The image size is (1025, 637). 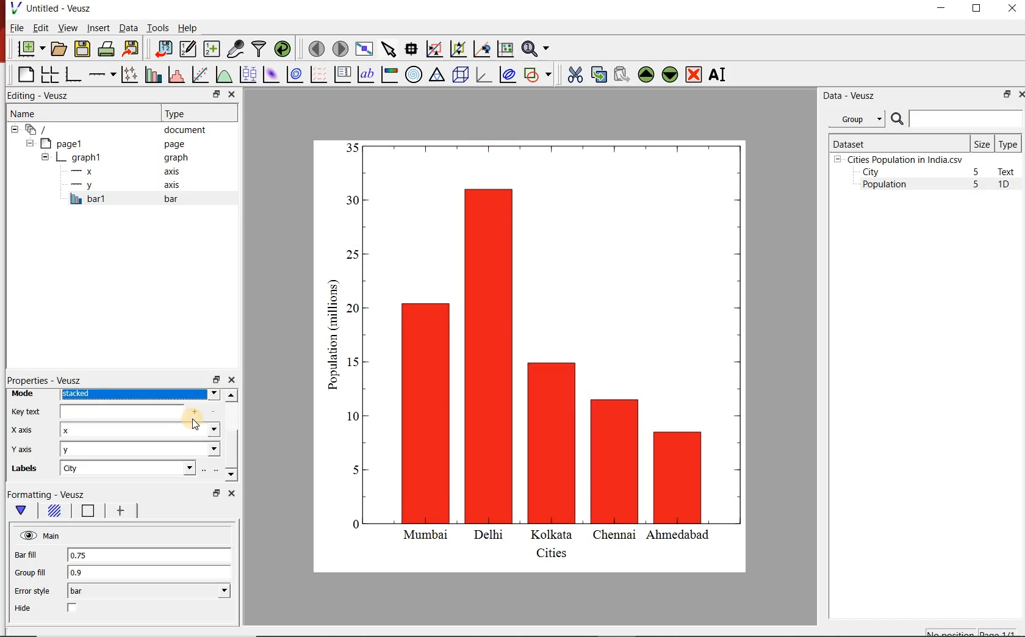 What do you see at coordinates (1009, 185) in the screenshot?
I see `1D` at bounding box center [1009, 185].